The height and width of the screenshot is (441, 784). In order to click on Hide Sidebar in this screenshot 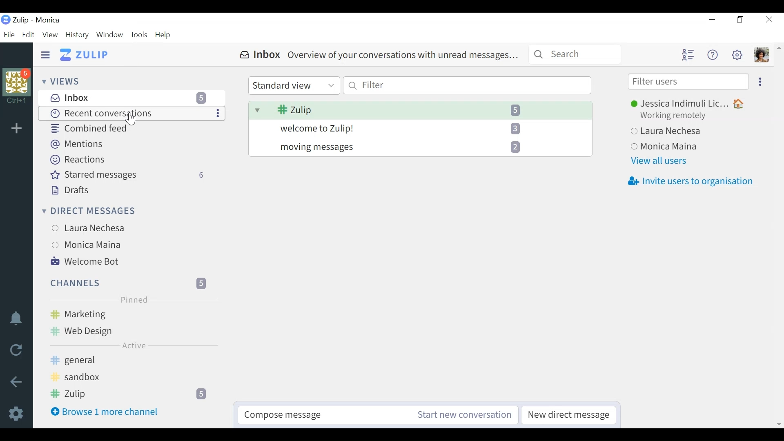, I will do `click(46, 54)`.